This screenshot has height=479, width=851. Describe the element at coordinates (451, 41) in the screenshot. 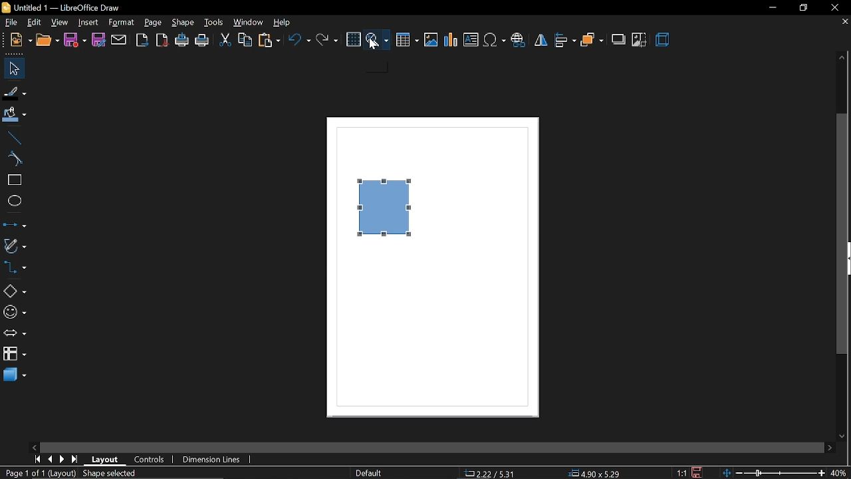

I see `Insert chart` at that location.